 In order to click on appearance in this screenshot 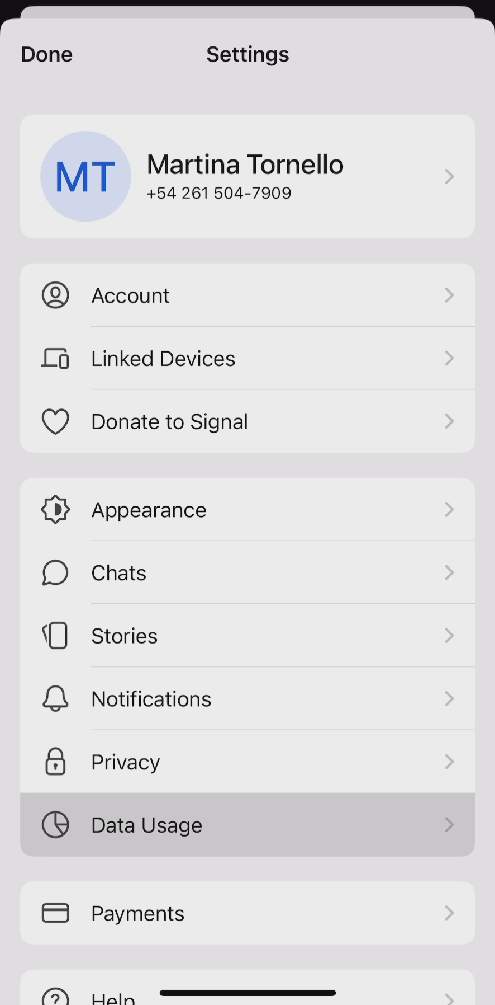, I will do `click(247, 506)`.